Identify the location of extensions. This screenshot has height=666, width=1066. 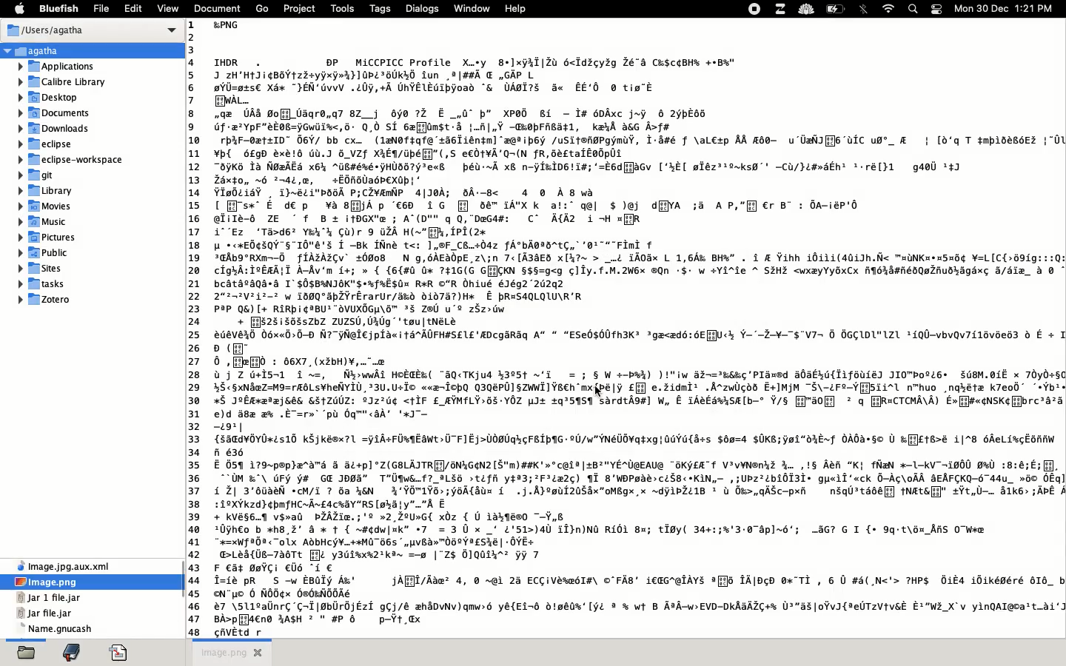
(782, 9).